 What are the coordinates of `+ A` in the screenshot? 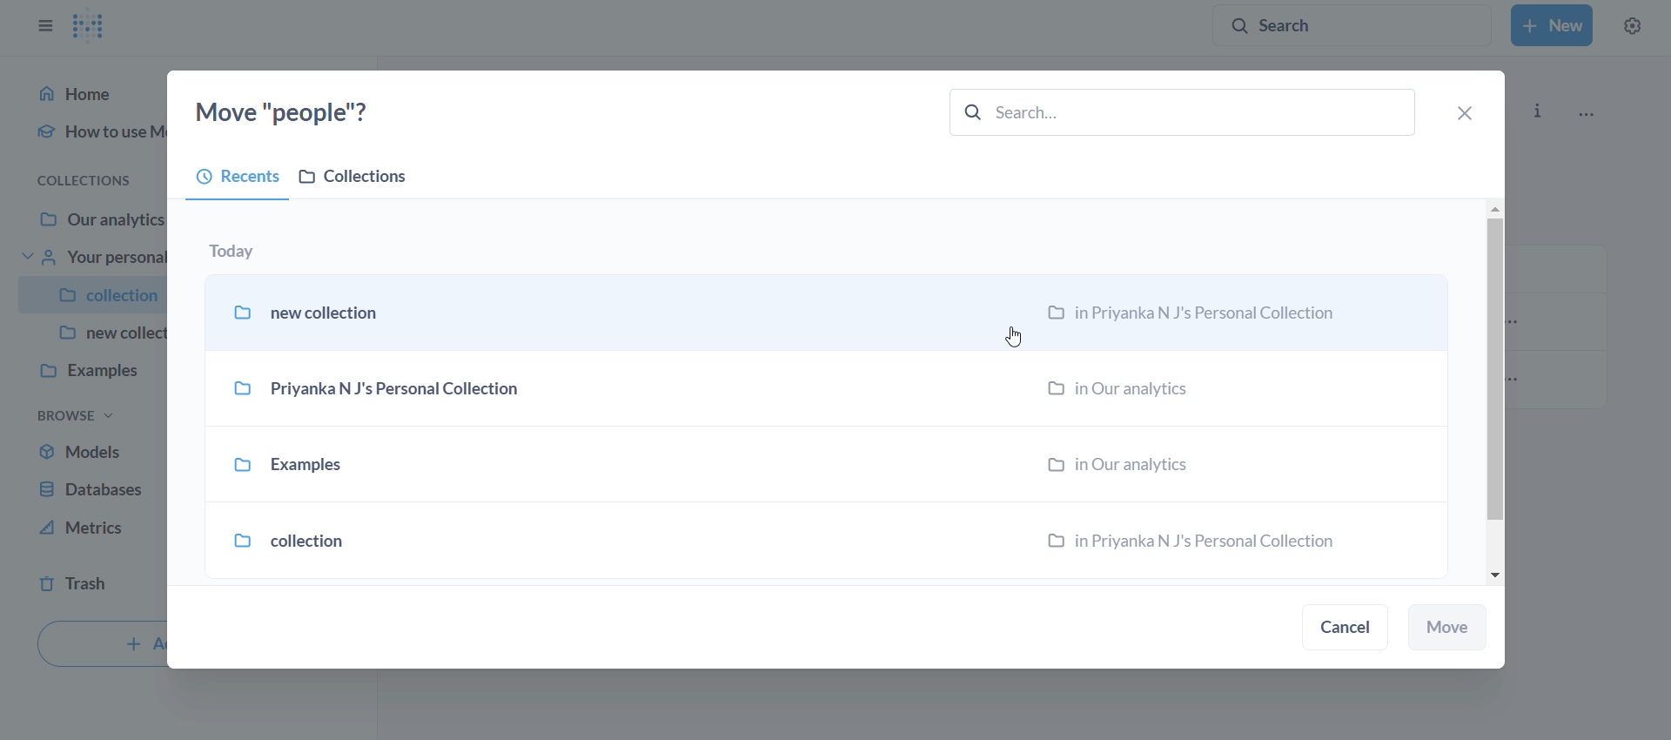 It's located at (109, 643).